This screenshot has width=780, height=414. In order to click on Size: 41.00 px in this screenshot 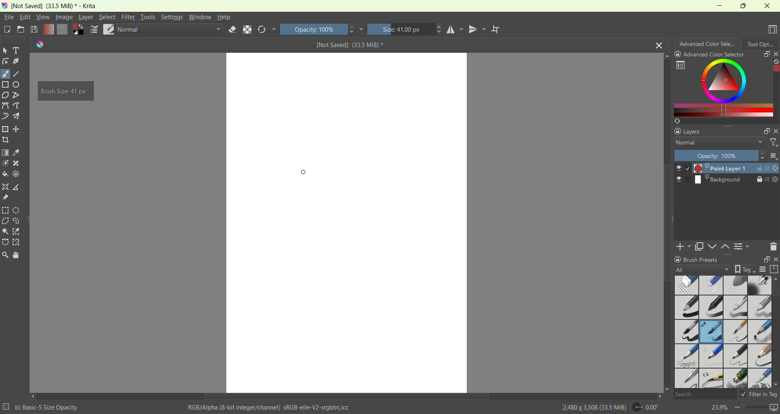, I will do `click(405, 29)`.